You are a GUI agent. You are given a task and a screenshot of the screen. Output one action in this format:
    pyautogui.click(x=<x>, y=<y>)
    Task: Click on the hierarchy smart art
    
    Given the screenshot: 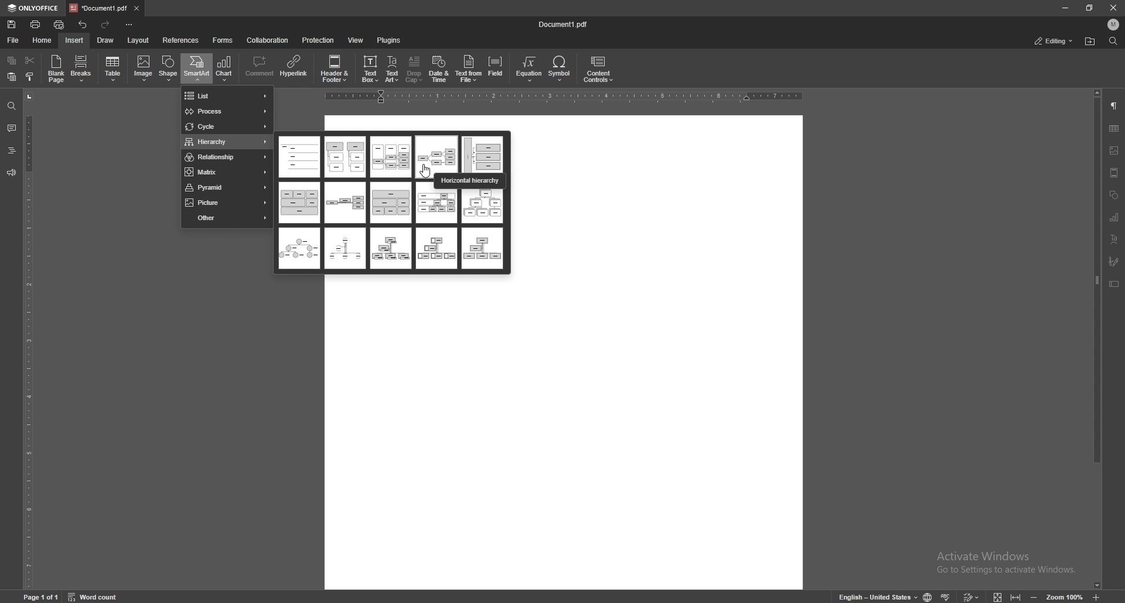 What is the action you would take?
    pyautogui.click(x=300, y=248)
    